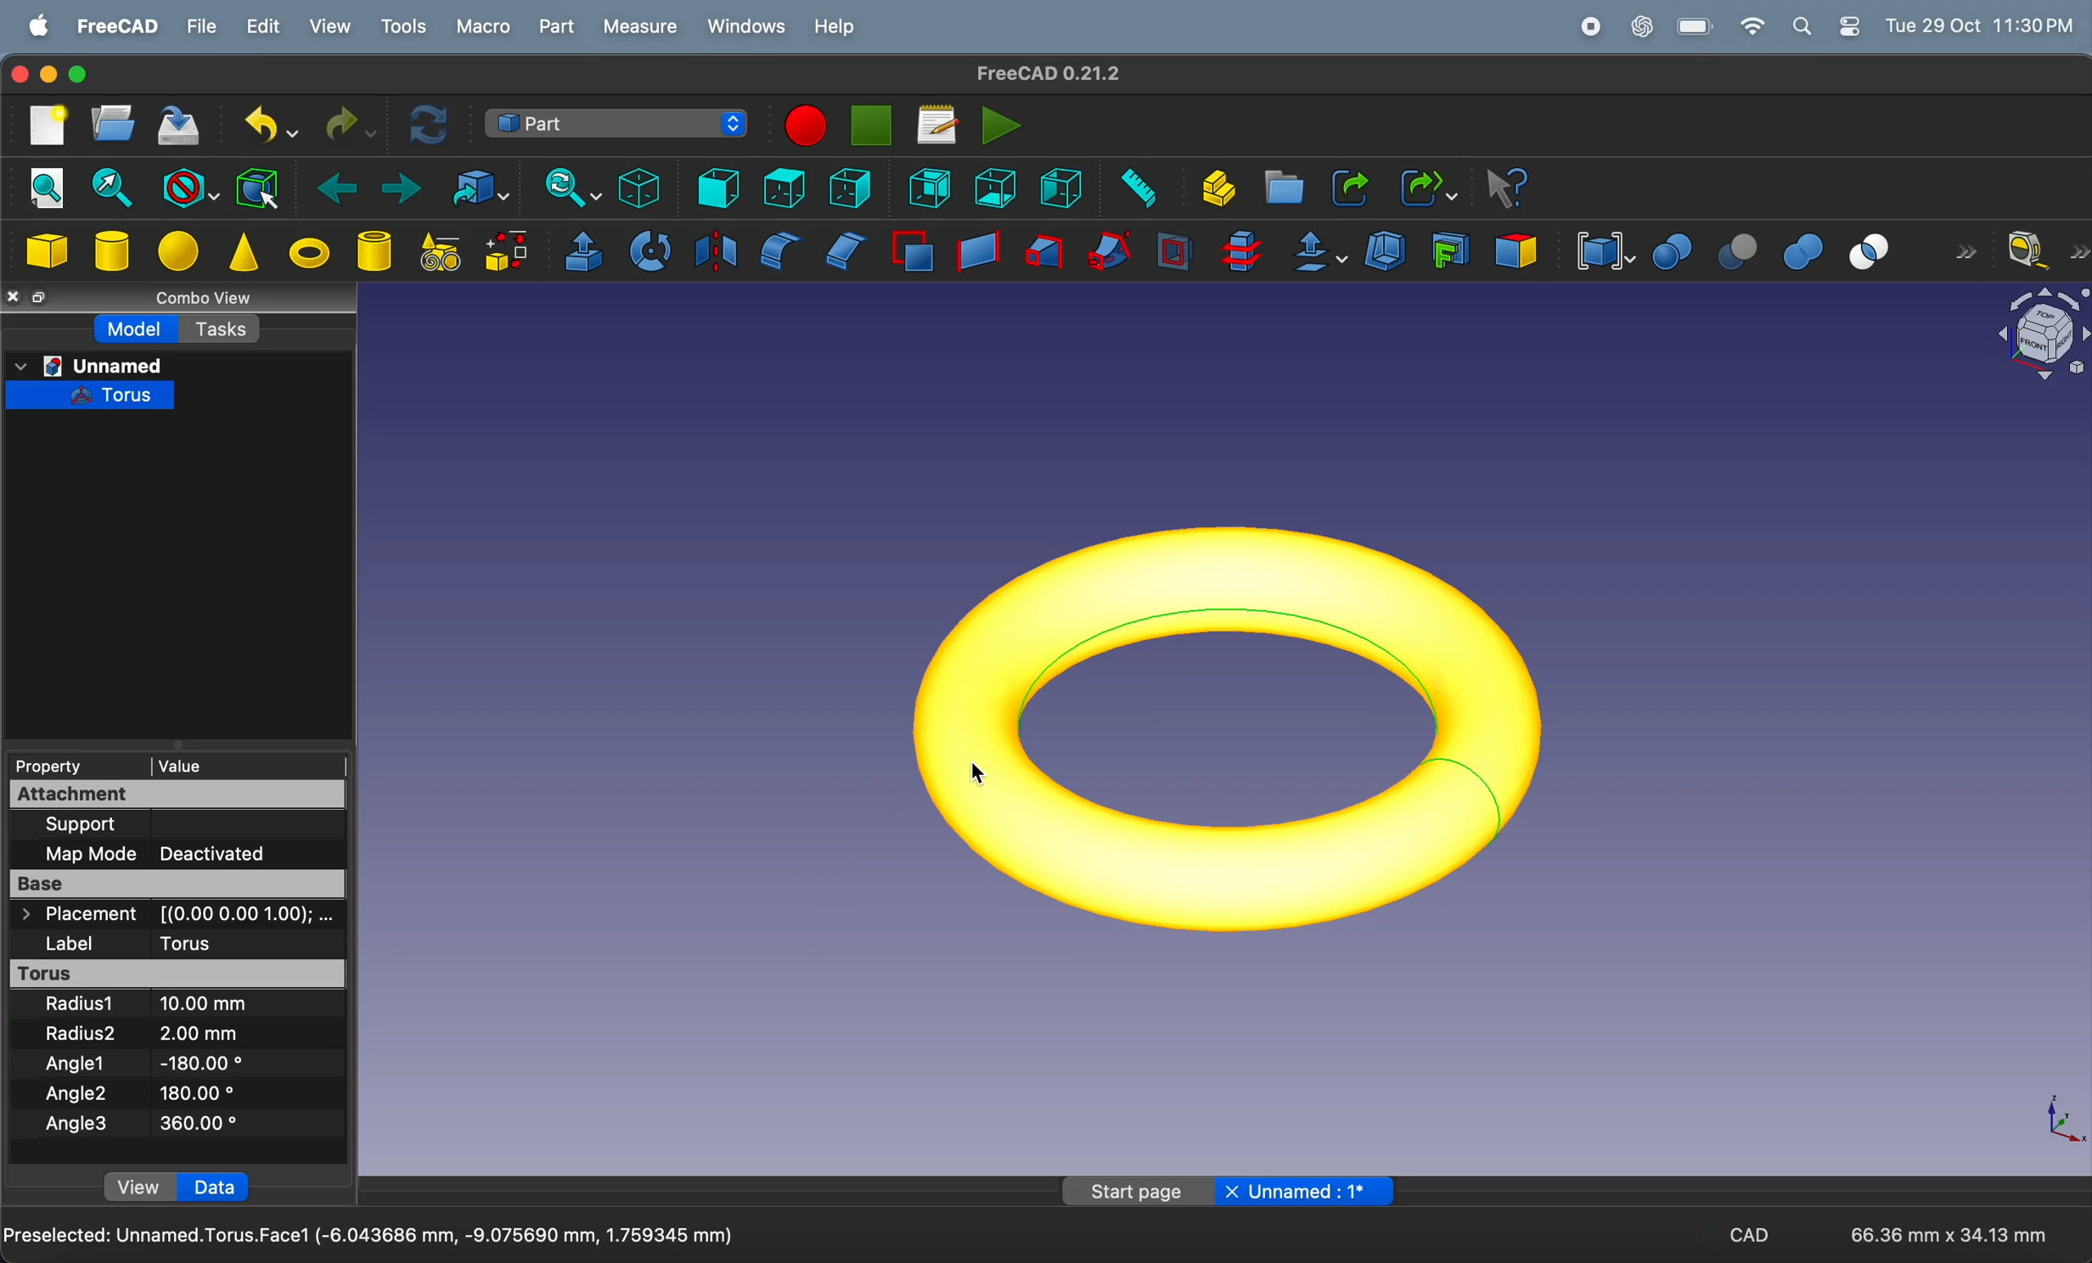 The image size is (2092, 1263). I want to click on windows, so click(745, 25).